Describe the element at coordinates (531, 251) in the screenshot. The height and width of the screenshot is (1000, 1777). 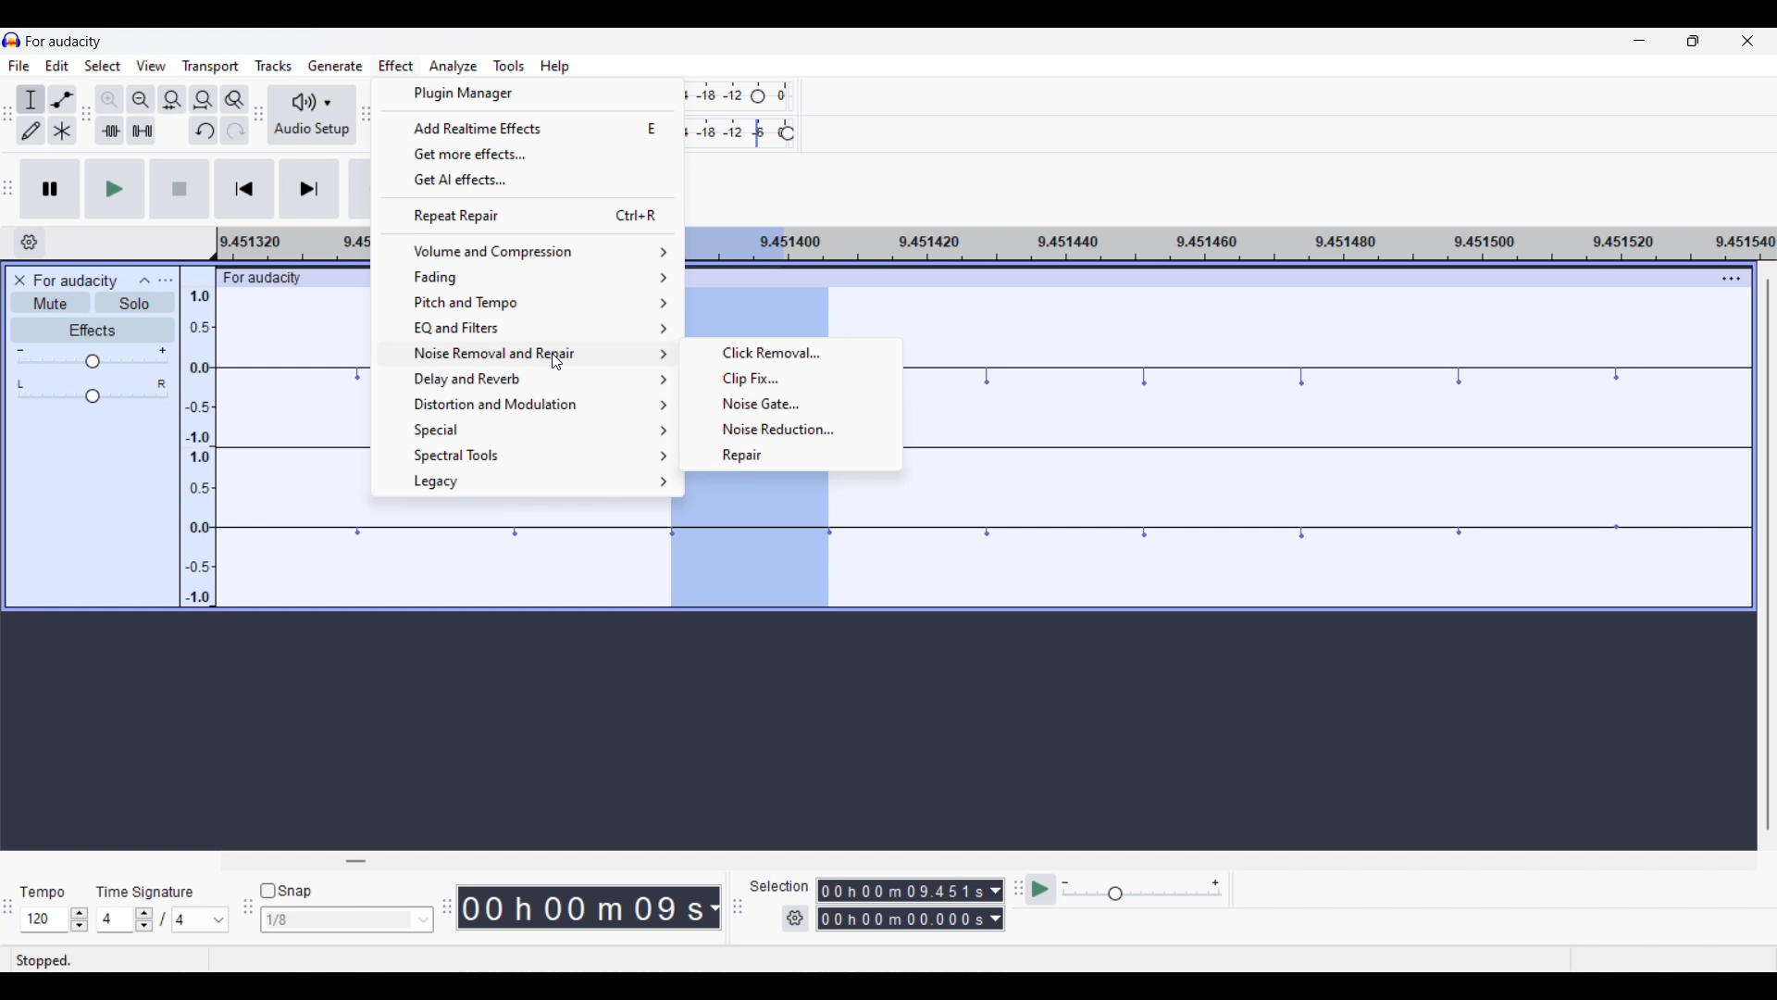
I see `Volume and compression options` at that location.